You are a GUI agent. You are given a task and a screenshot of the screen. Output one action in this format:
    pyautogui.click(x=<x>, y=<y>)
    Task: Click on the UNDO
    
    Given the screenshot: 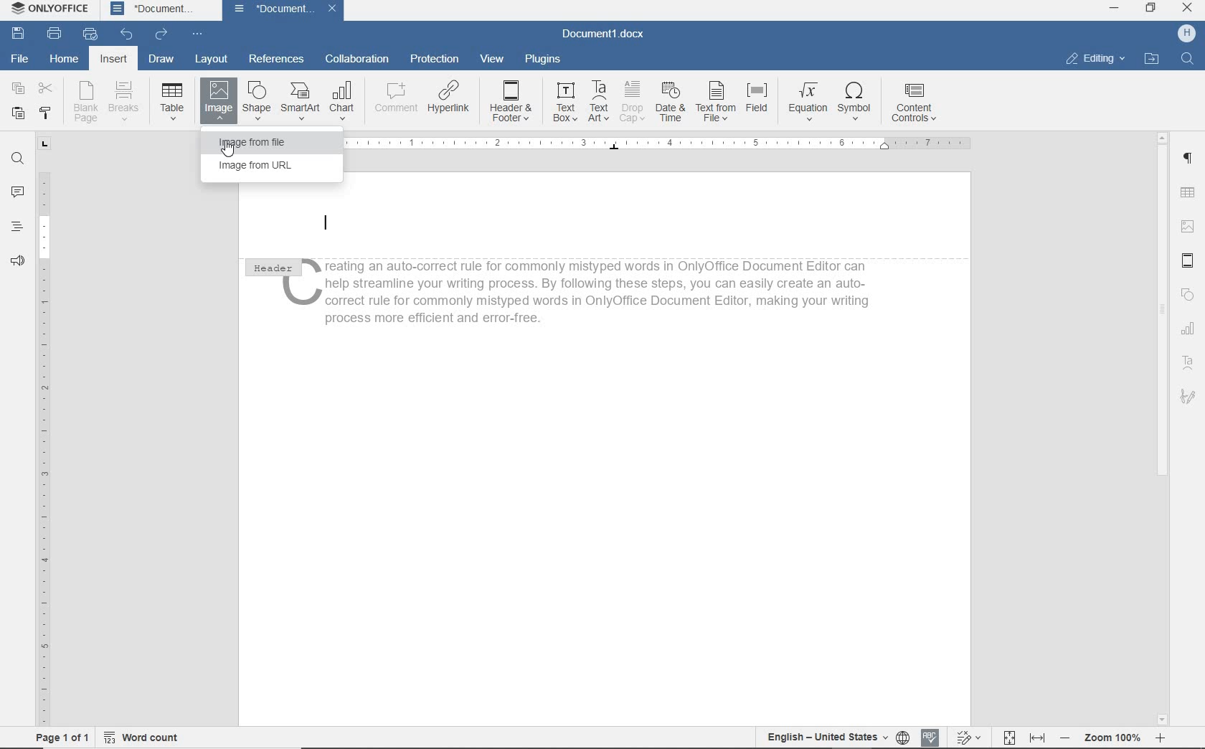 What is the action you would take?
    pyautogui.click(x=128, y=32)
    